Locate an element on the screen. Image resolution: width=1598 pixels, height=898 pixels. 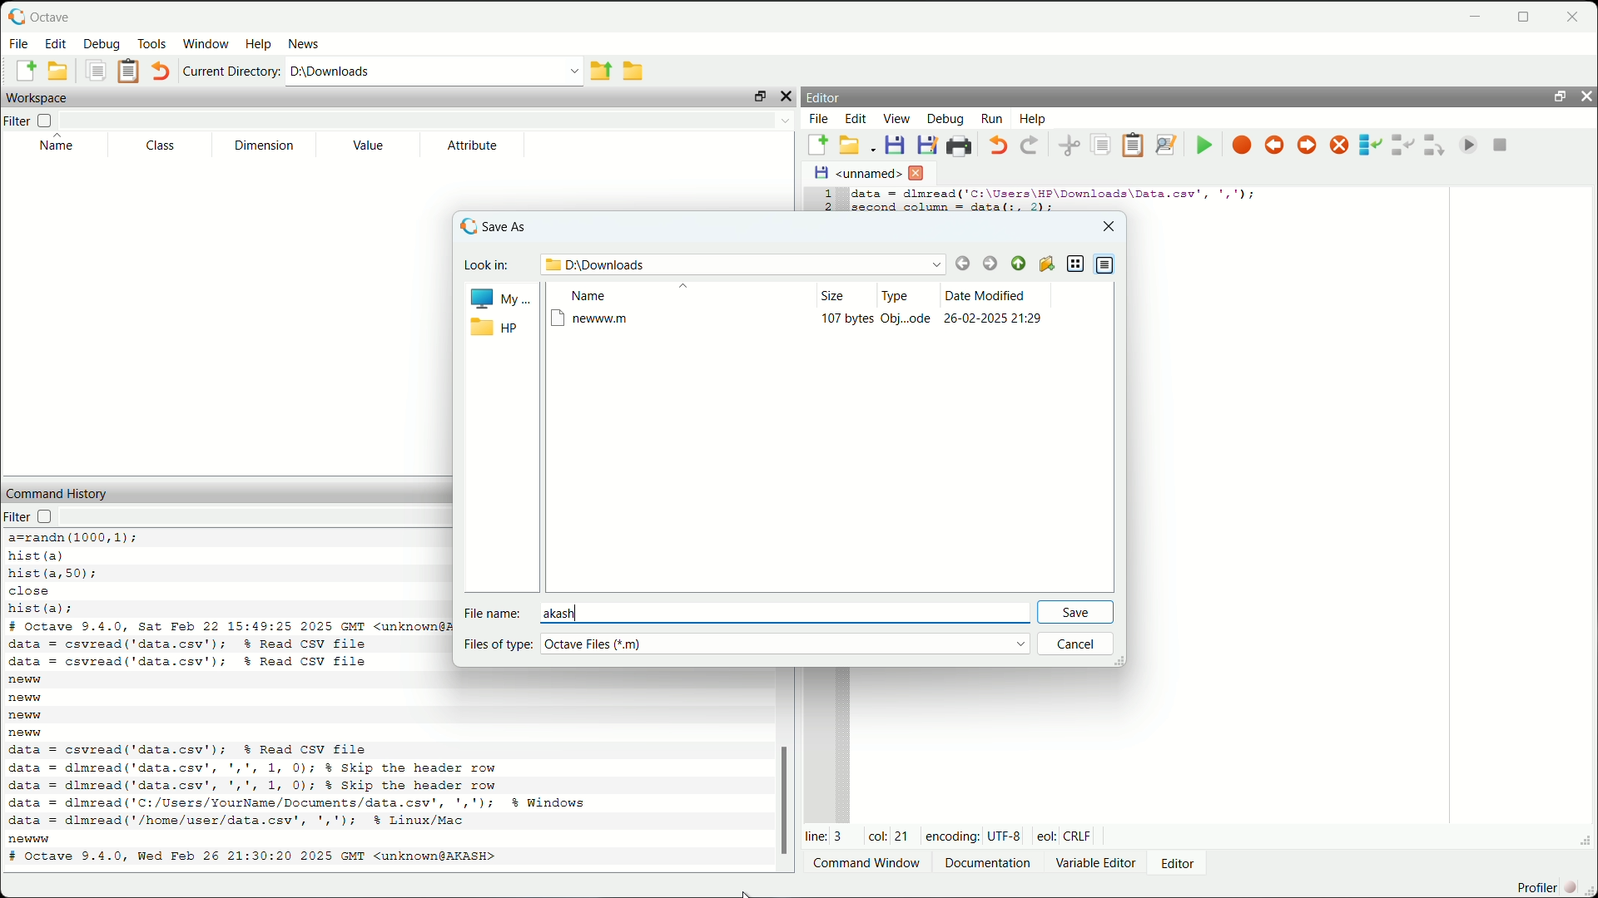
enter file name is located at coordinates (787, 612).